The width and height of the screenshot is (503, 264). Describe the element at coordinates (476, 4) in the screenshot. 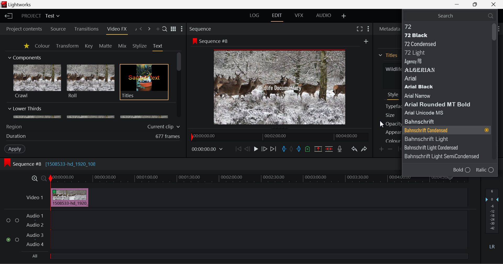

I see `Minimize` at that location.